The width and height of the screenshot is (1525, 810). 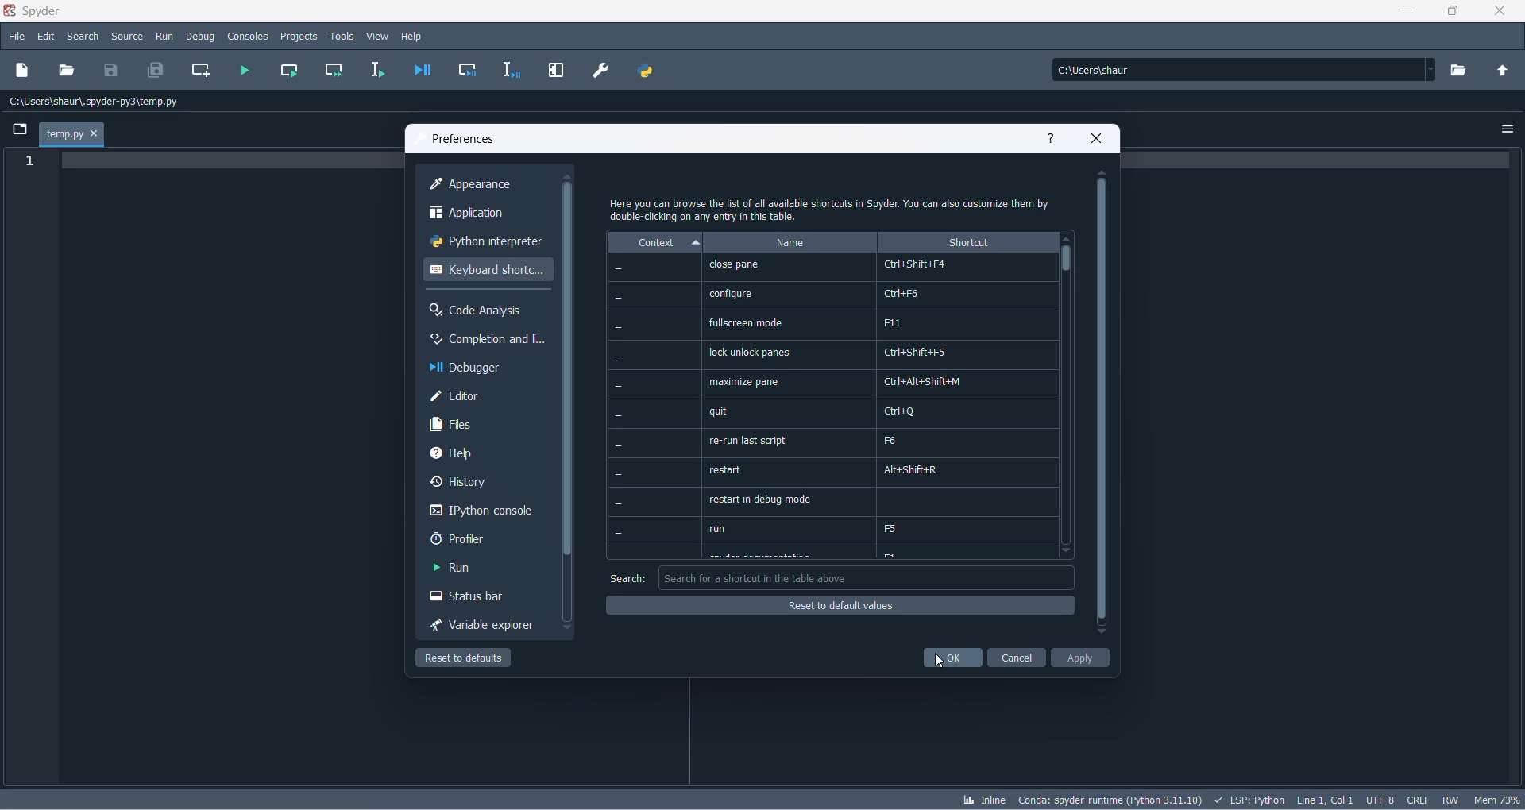 What do you see at coordinates (1068, 239) in the screenshot?
I see `move up` at bounding box center [1068, 239].